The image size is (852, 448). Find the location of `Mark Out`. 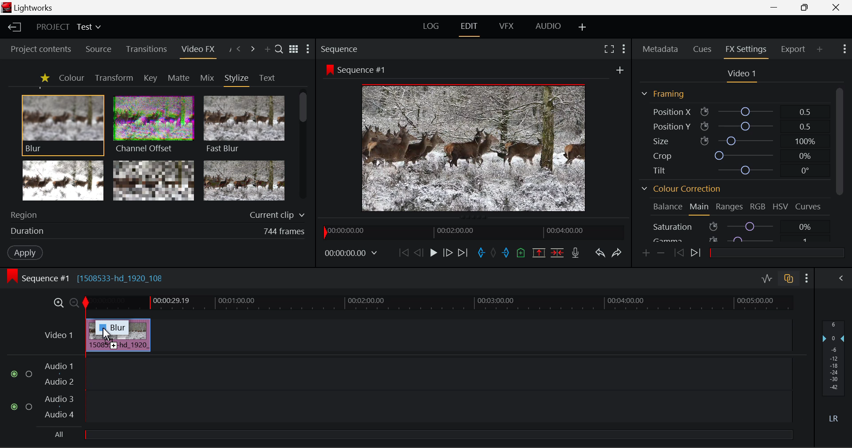

Mark Out is located at coordinates (506, 251).